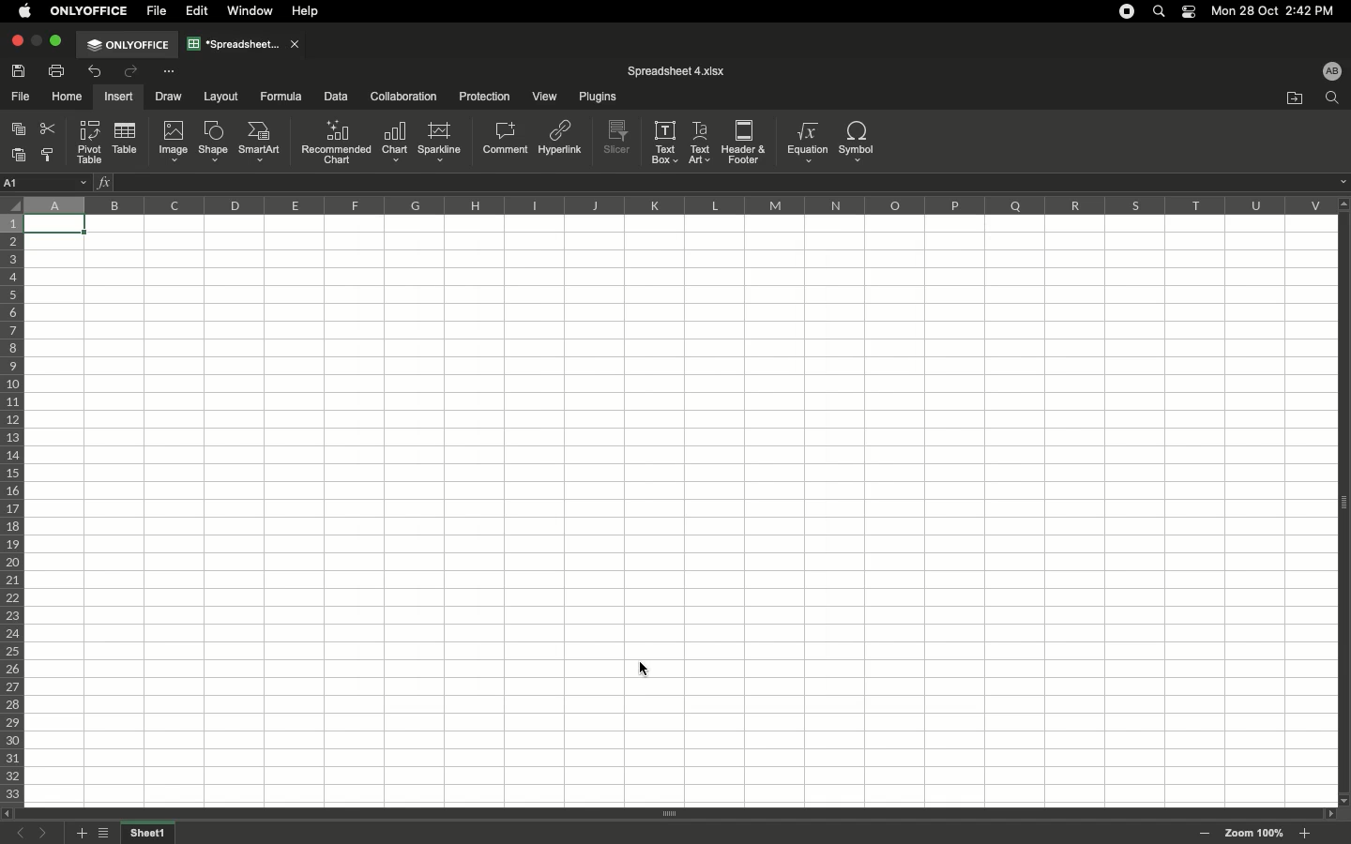  I want to click on Pivot table, so click(91, 142).